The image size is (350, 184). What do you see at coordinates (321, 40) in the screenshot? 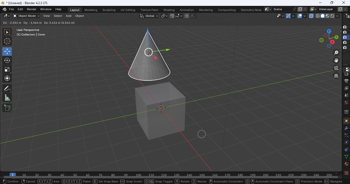
I see `Rotate the view` at bounding box center [321, 40].